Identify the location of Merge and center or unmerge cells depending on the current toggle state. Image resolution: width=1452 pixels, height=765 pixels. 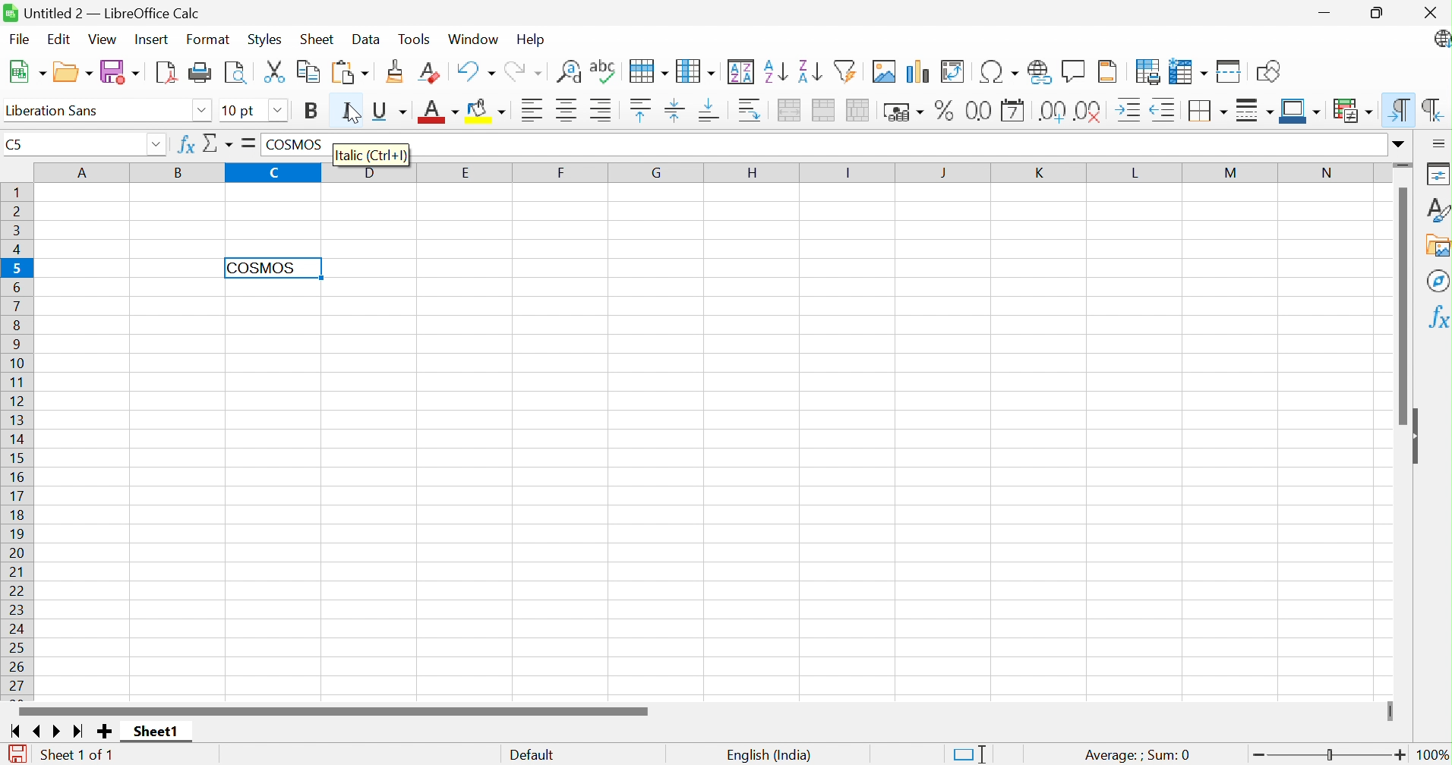
(788, 112).